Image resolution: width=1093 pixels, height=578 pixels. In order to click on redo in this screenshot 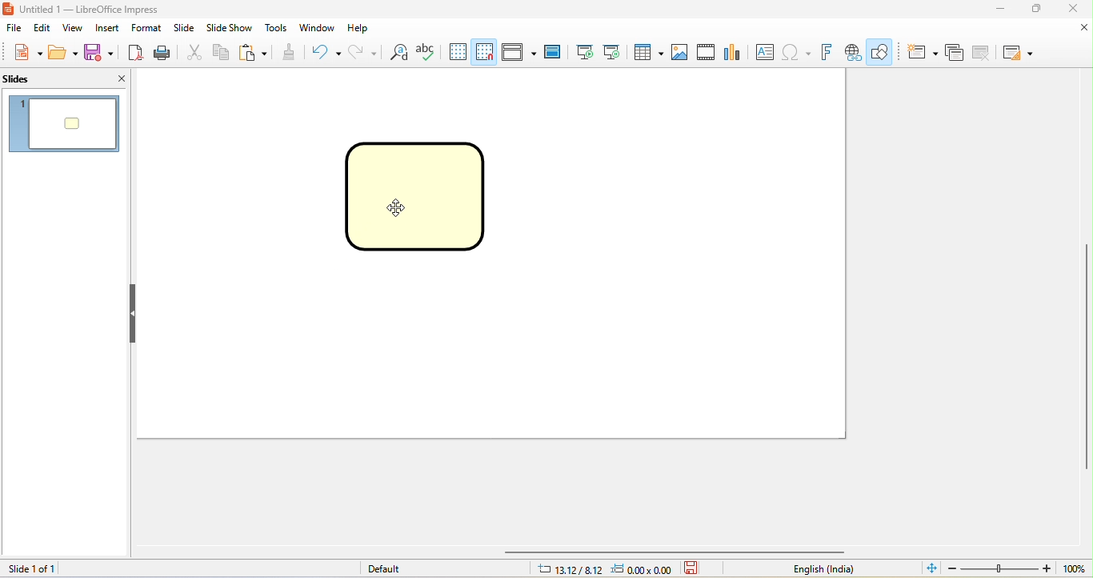, I will do `click(360, 51)`.